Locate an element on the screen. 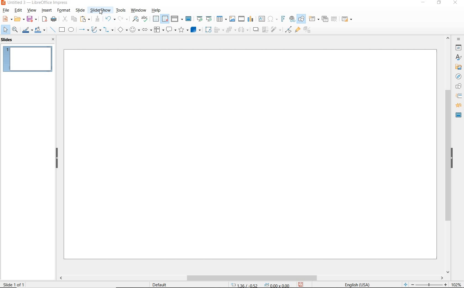  SELECT is located at coordinates (4, 29).